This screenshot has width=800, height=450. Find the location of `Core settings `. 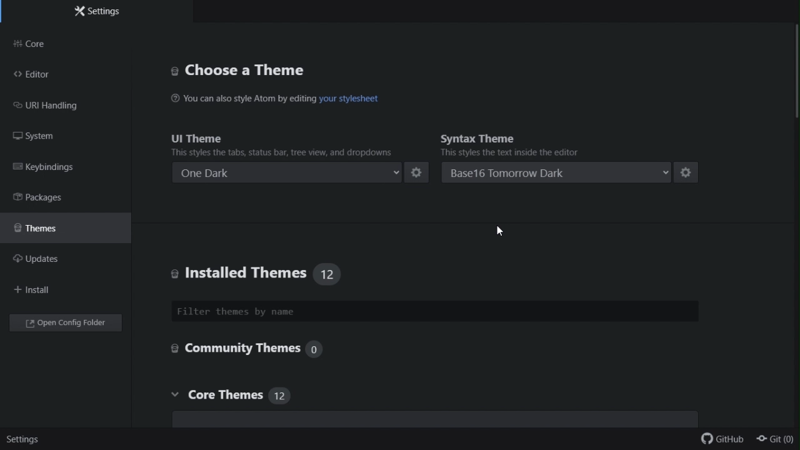

Core settings  is located at coordinates (254, 349).